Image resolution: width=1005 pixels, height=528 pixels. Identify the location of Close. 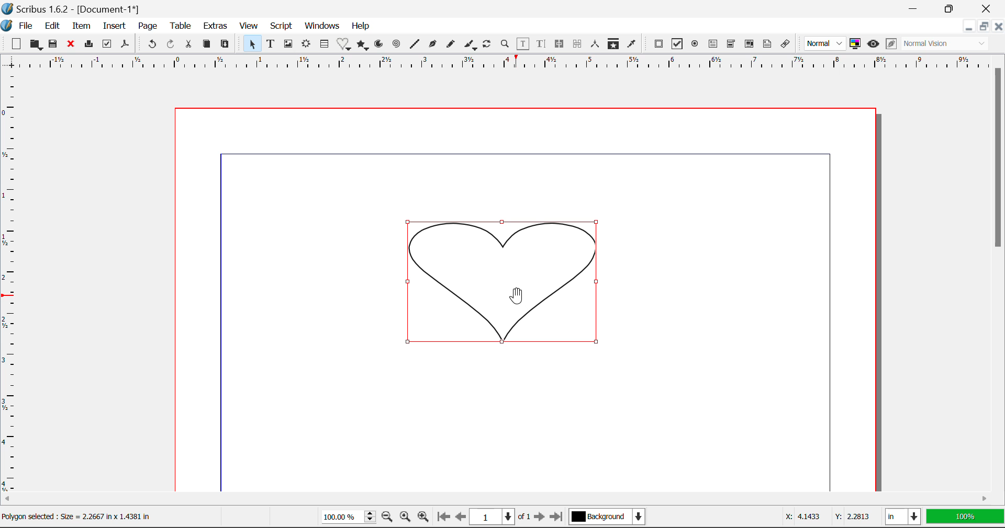
(73, 45).